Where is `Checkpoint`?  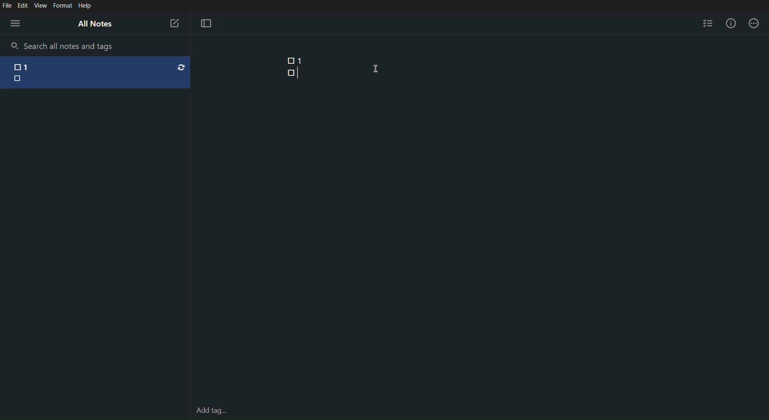 Checkpoint is located at coordinates (288, 61).